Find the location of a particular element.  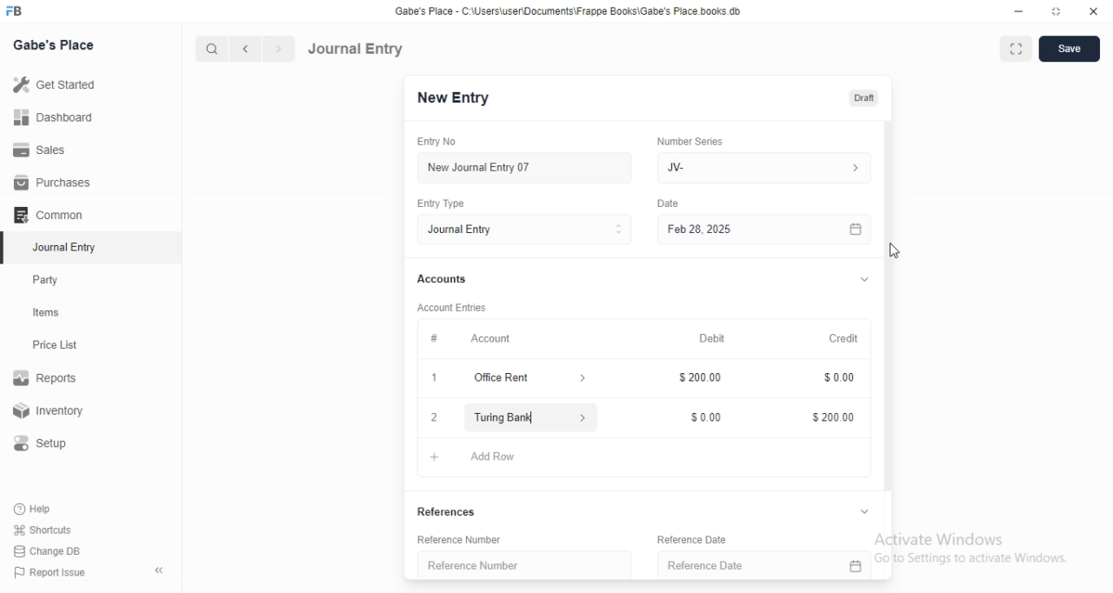

backward is located at coordinates (244, 49).